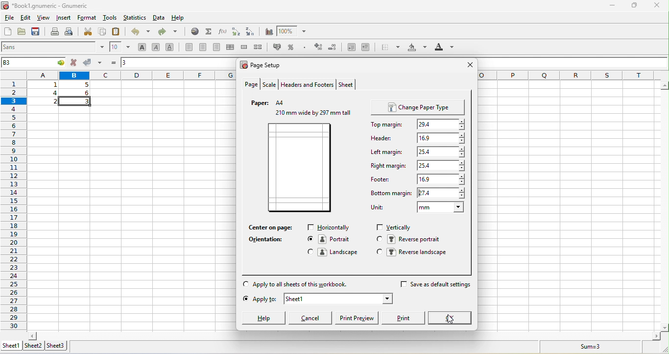 This screenshot has height=354, width=669. I want to click on print preview, so click(358, 319).